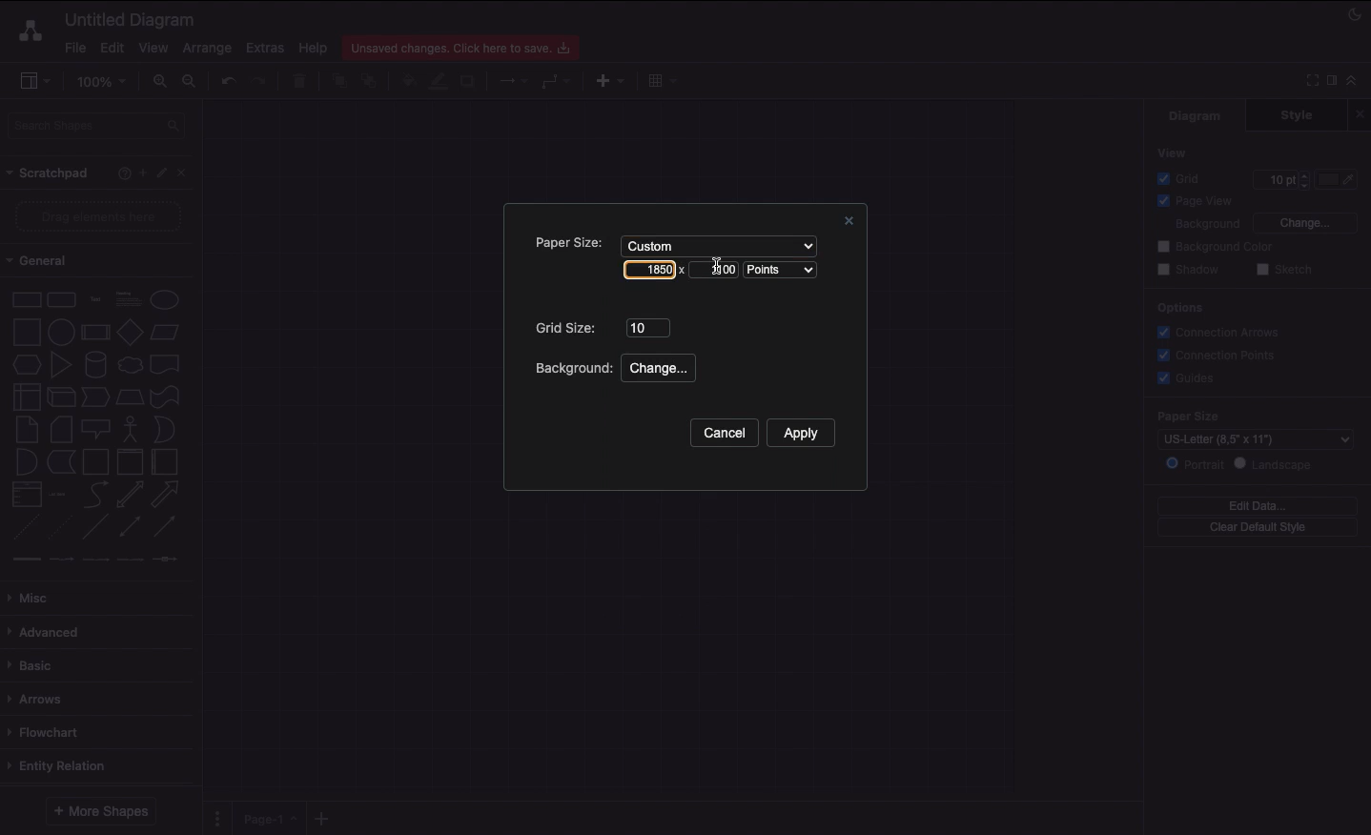 The image size is (1371, 835). What do you see at coordinates (1197, 115) in the screenshot?
I see `Diagram` at bounding box center [1197, 115].